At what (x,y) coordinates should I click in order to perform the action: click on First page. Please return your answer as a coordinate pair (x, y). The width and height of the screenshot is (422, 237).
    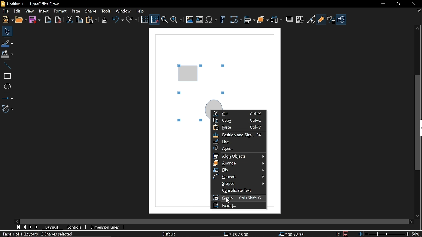
    Looking at the image, I should click on (18, 227).